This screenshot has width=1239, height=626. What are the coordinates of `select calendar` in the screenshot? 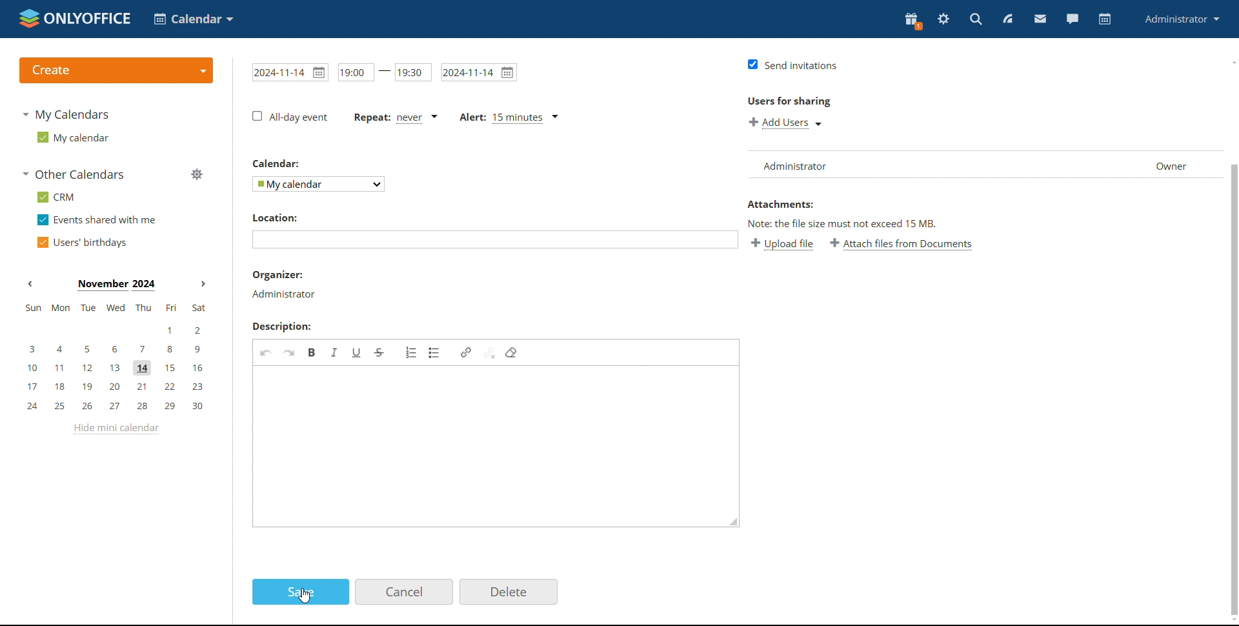 It's located at (317, 185).